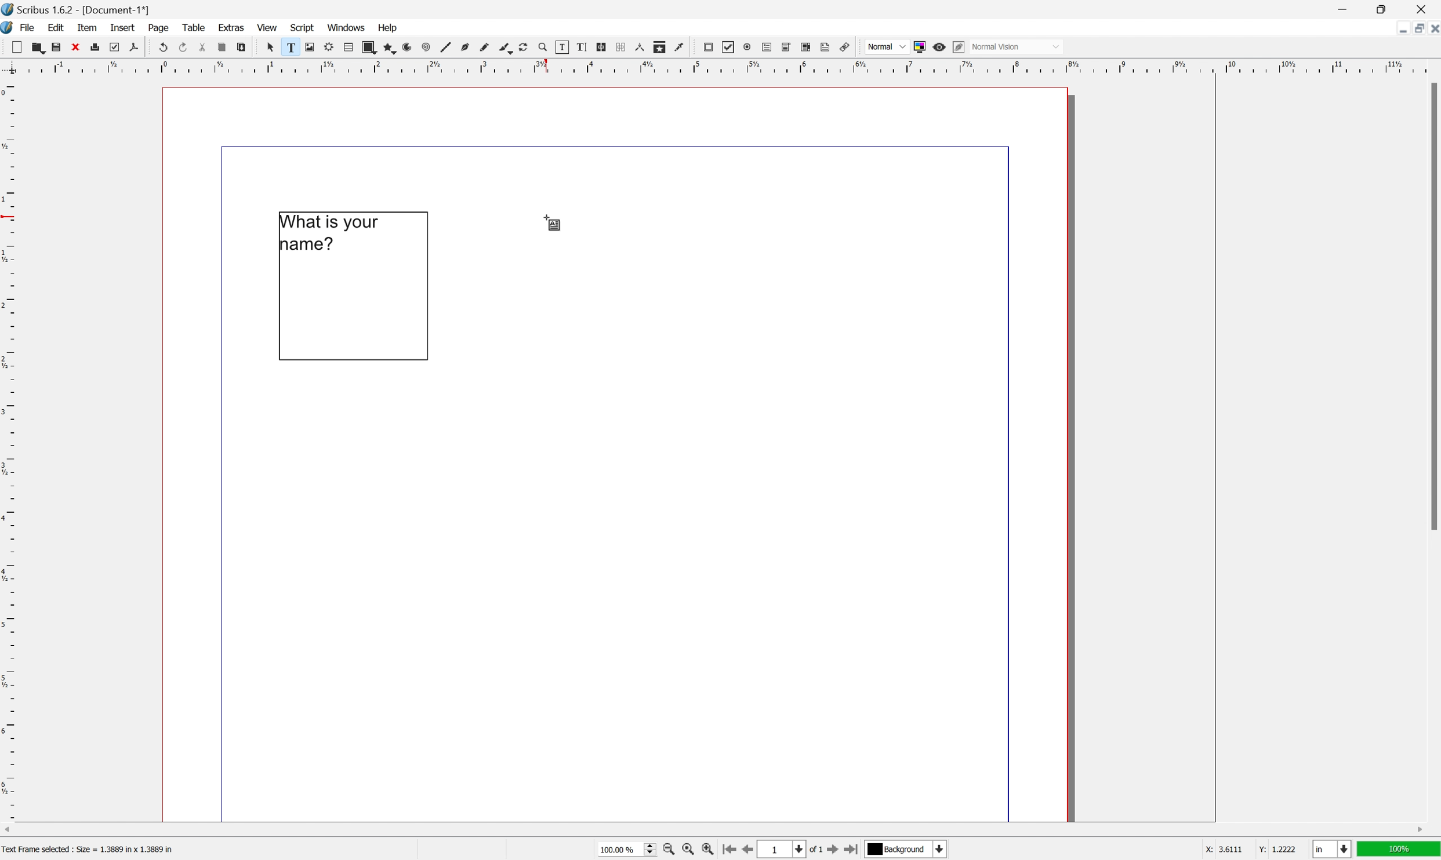  I want to click on edit text with story editor, so click(581, 46).